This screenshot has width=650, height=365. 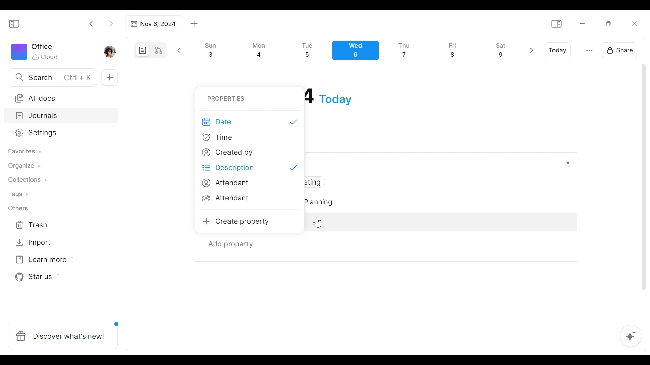 What do you see at coordinates (110, 50) in the screenshot?
I see `Profile photo` at bounding box center [110, 50].